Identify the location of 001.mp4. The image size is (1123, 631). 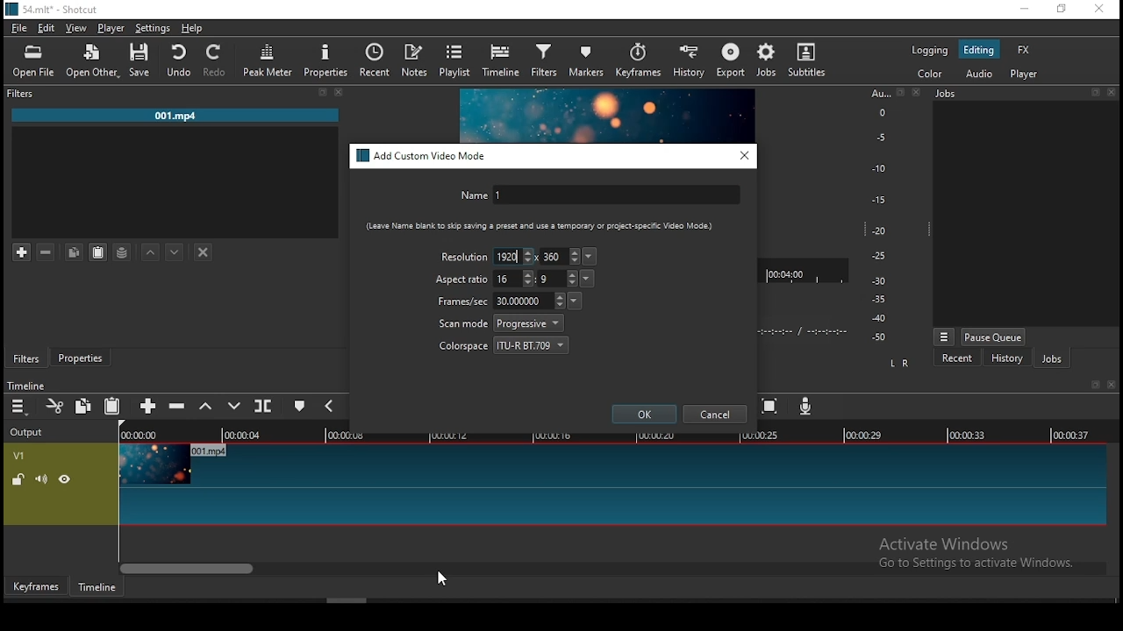
(175, 117).